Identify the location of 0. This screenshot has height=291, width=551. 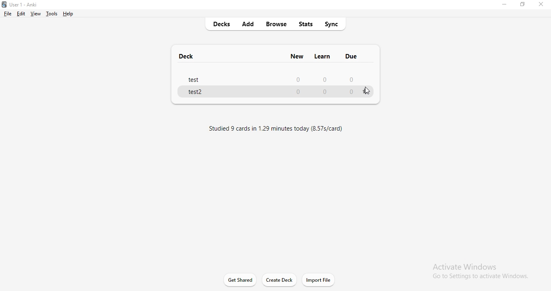
(353, 78).